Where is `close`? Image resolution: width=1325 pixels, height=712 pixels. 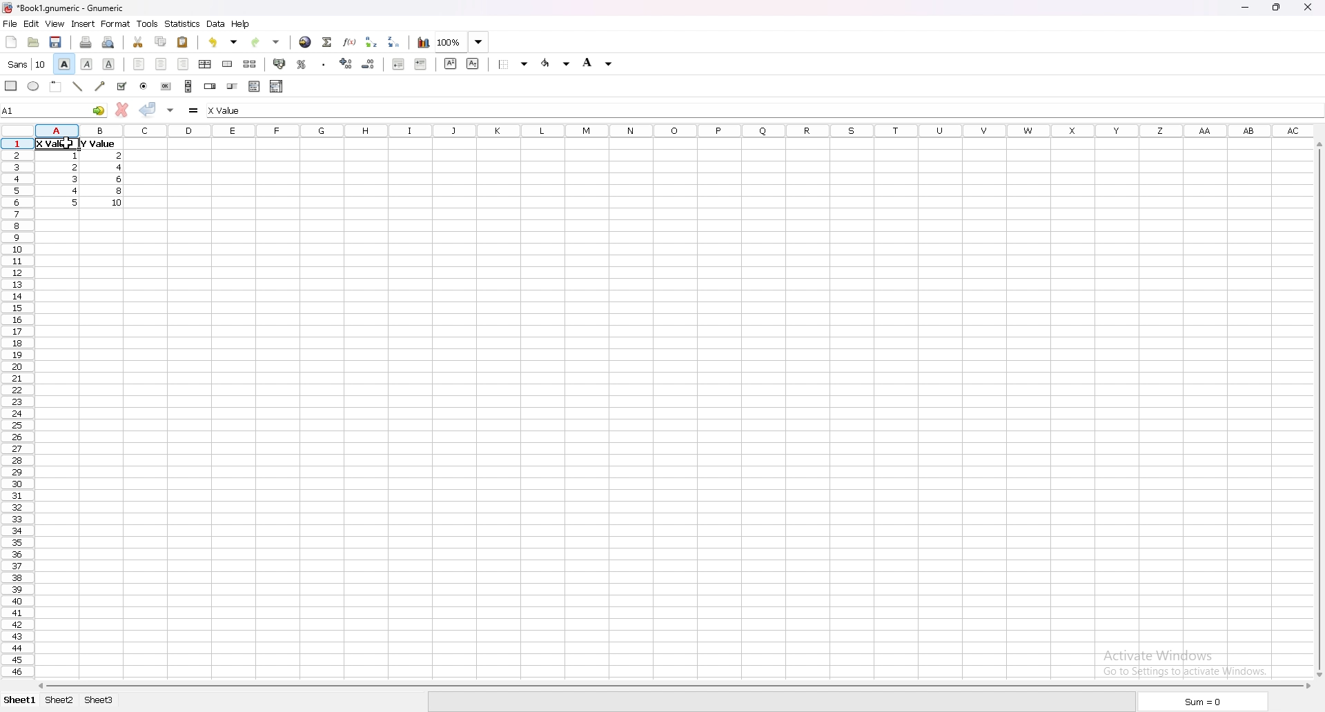
close is located at coordinates (1308, 7).